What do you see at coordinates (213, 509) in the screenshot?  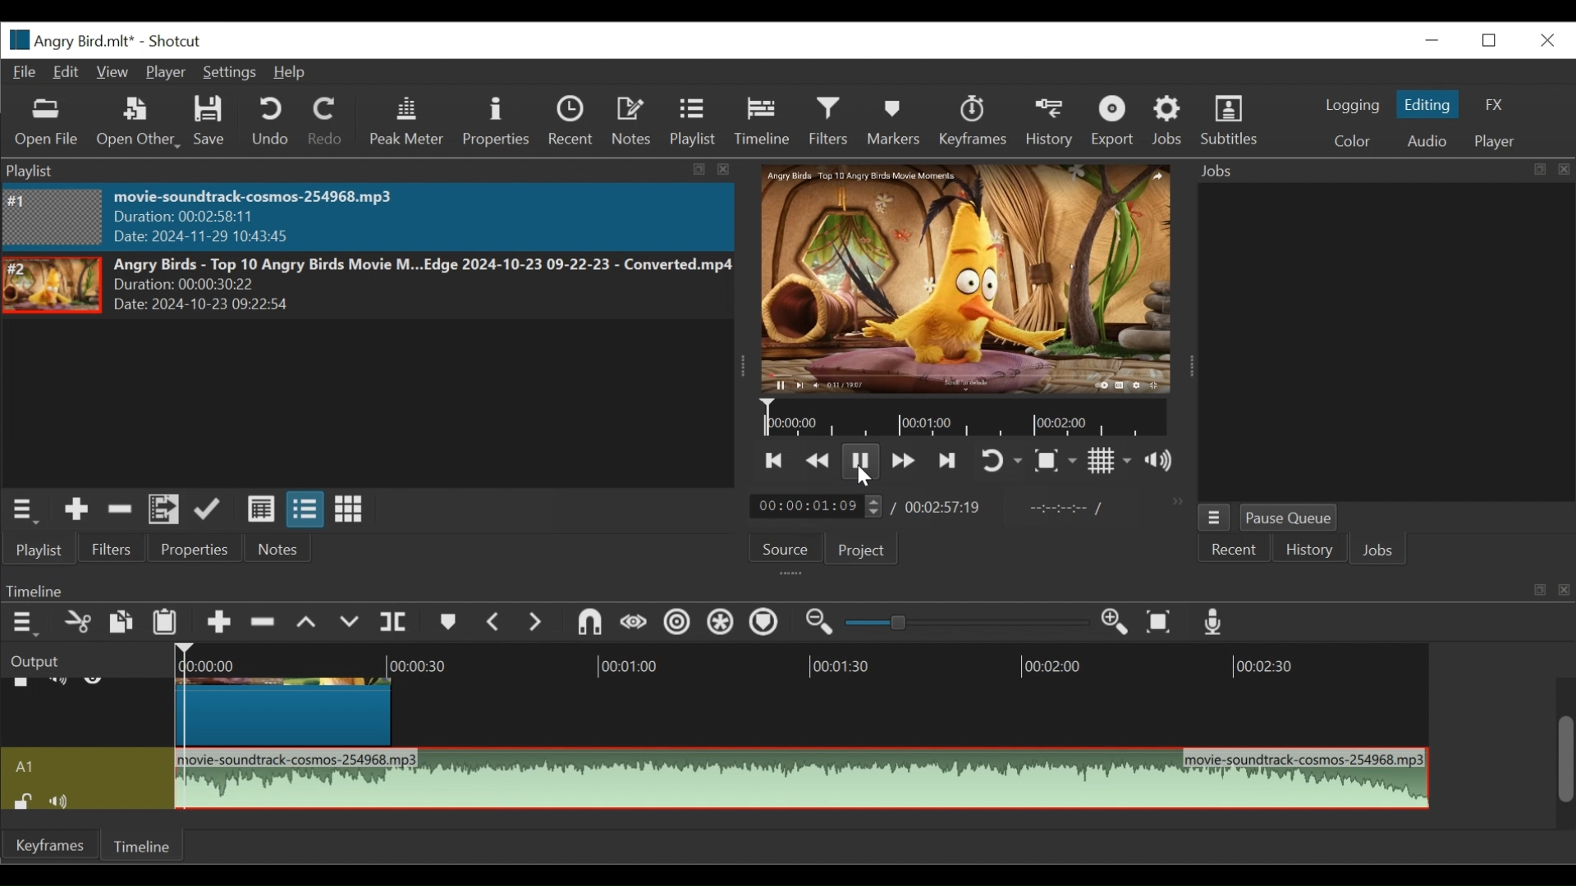 I see `Update` at bounding box center [213, 509].